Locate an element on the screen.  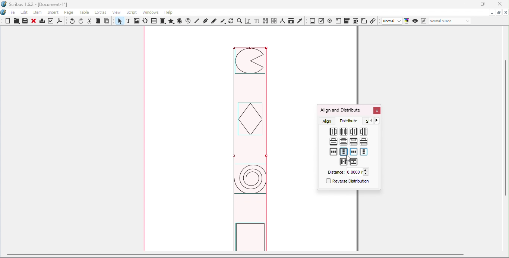
Extras is located at coordinates (102, 12).